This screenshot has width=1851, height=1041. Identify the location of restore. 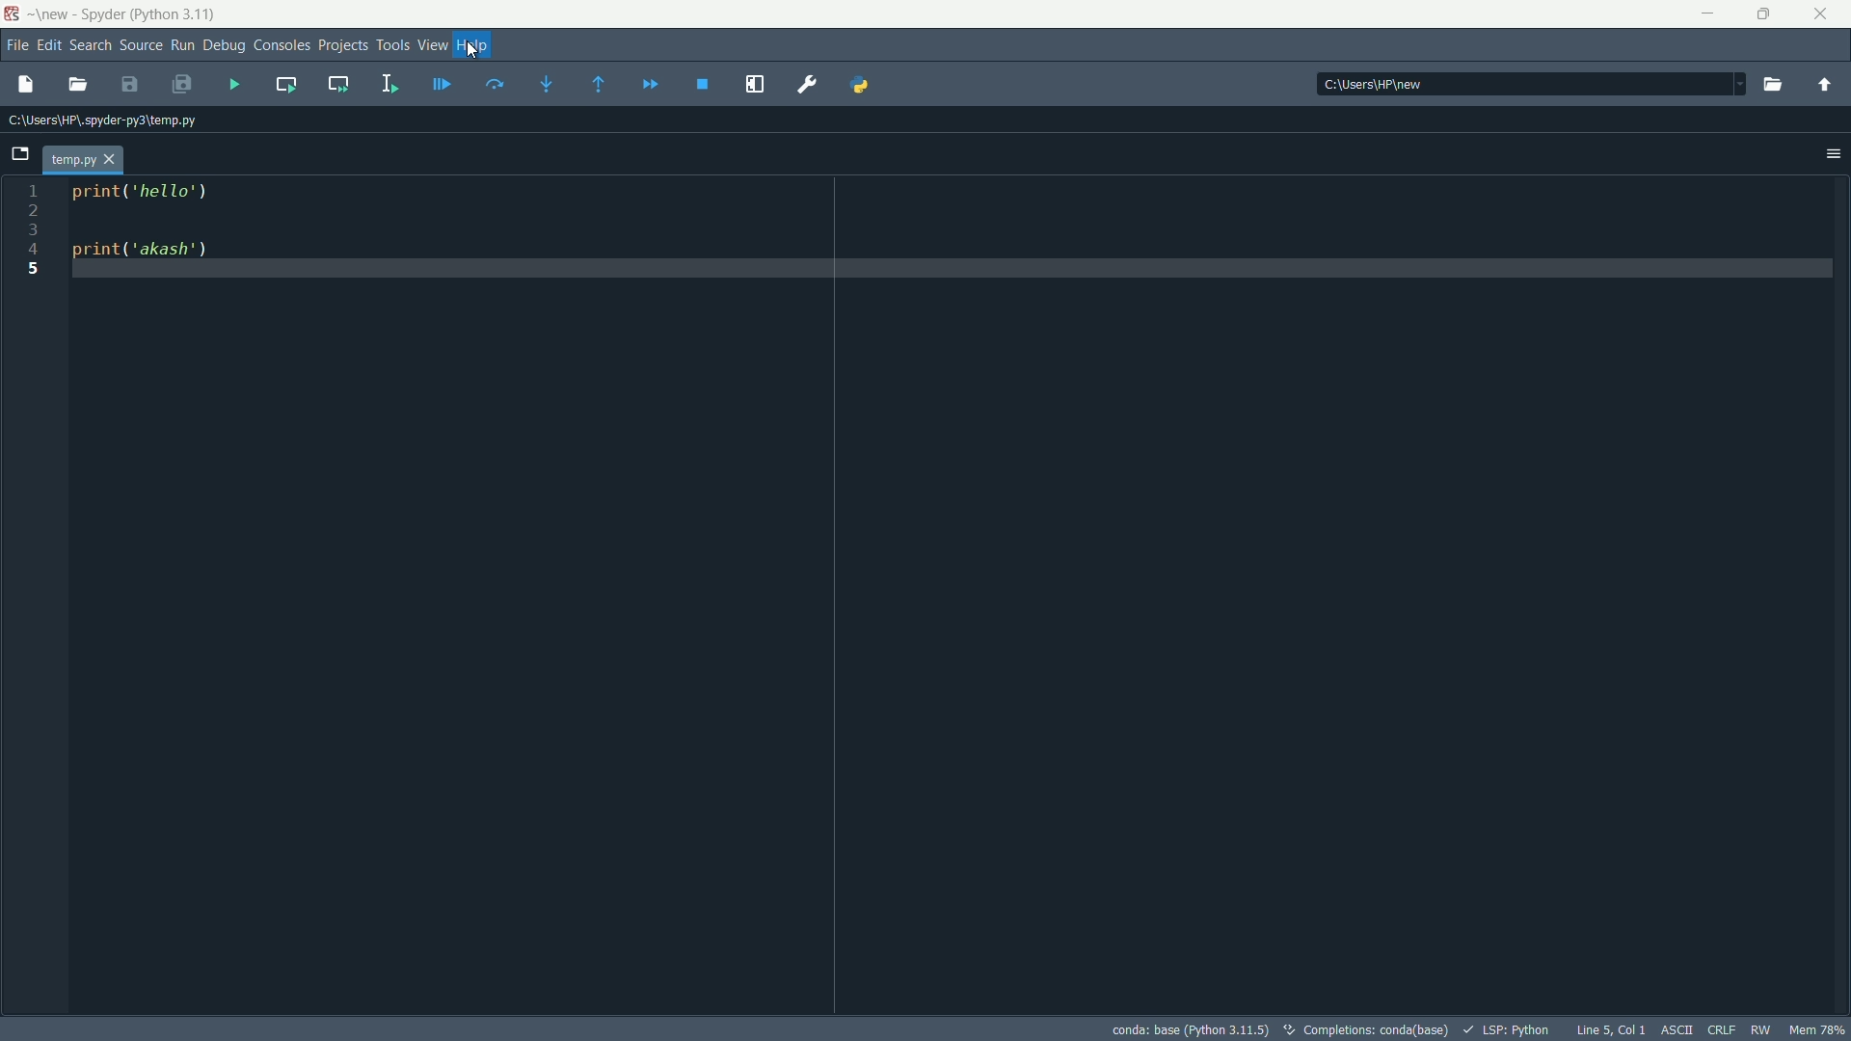
(1762, 12).